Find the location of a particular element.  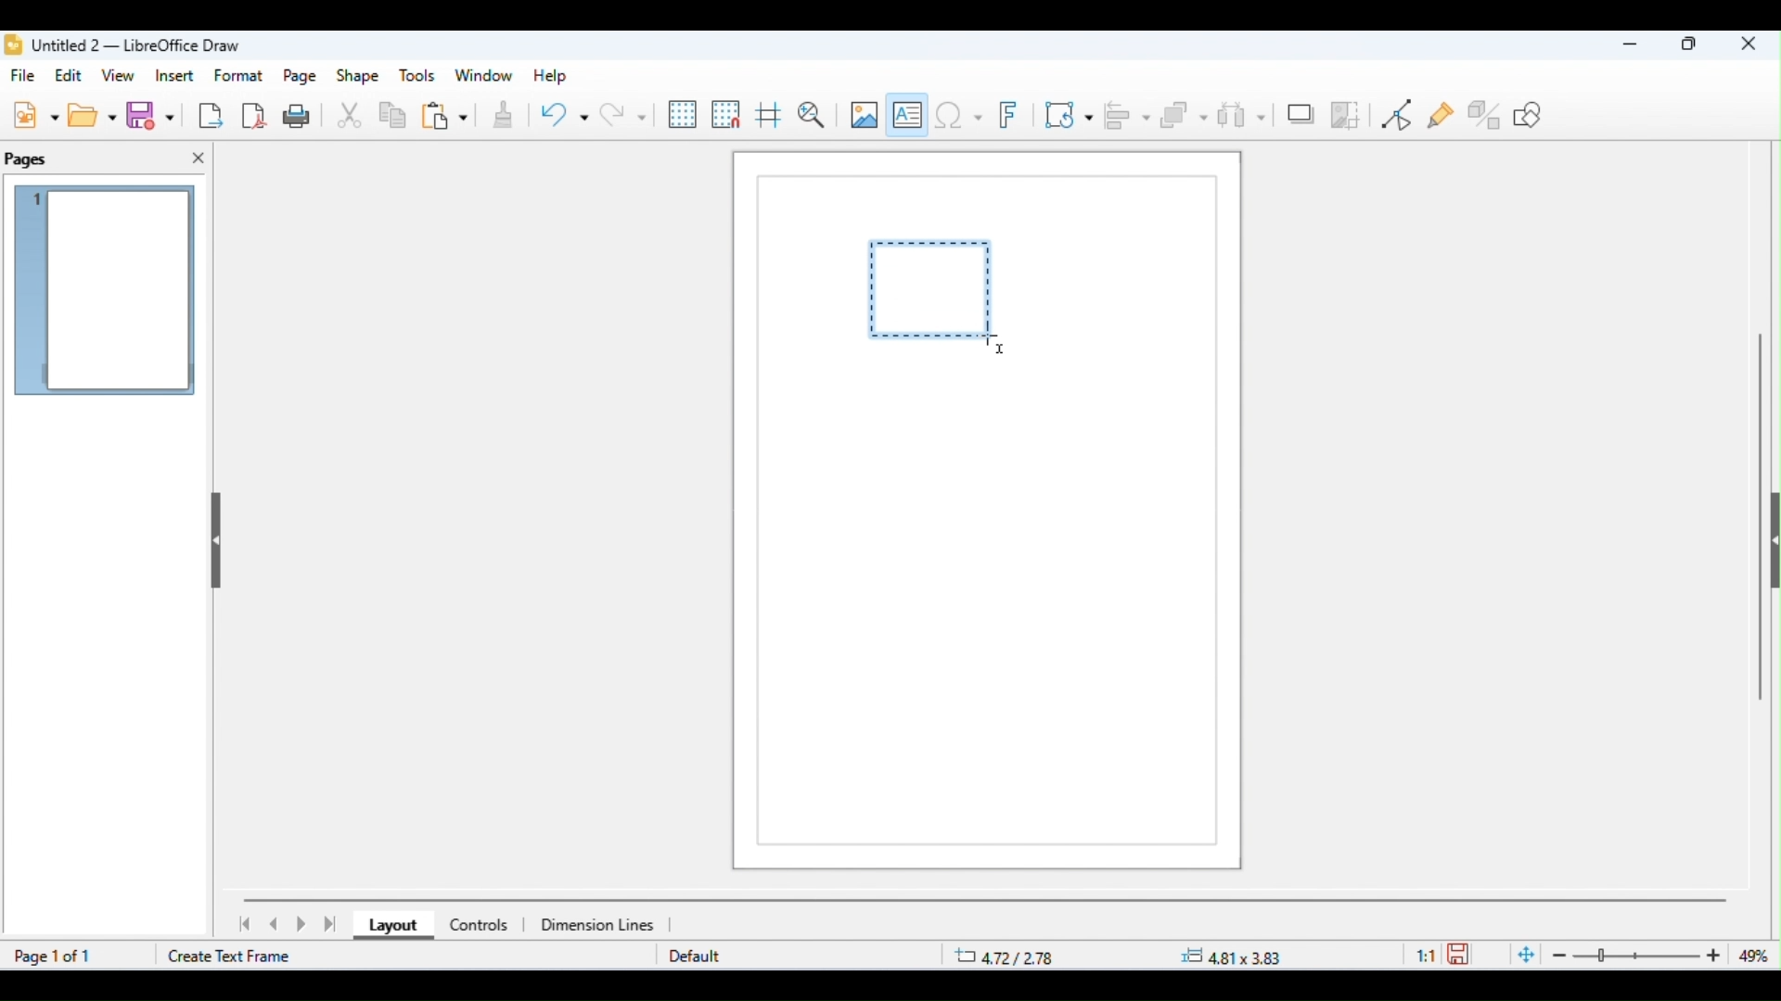

format is located at coordinates (240, 75).